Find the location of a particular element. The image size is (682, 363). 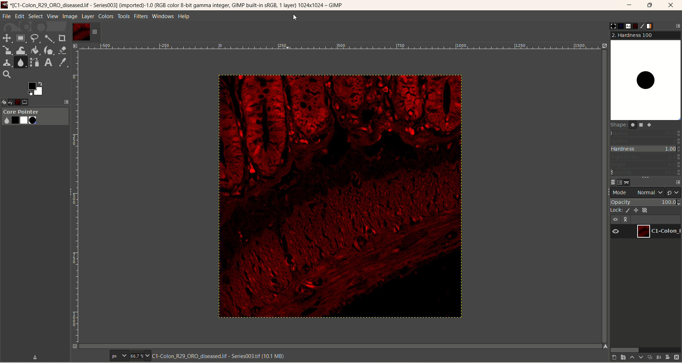

images is located at coordinates (22, 101).